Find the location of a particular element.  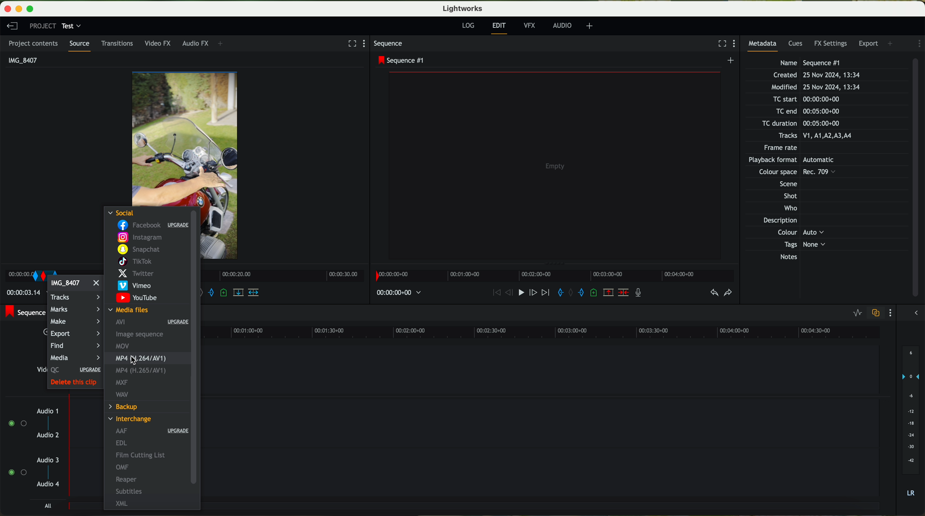

show/hide the full audio mix menu is located at coordinates (916, 312).